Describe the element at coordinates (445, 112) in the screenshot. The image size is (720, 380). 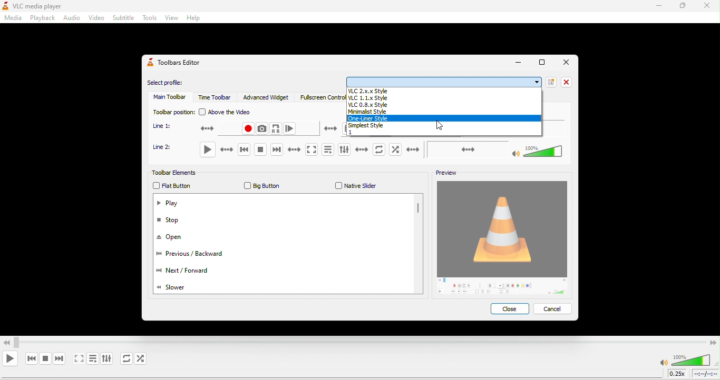
I see `minimal style` at that location.